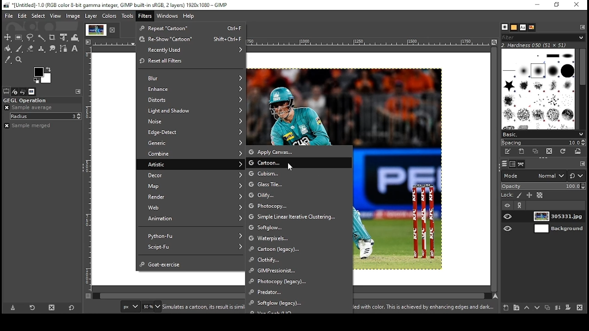  Describe the element at coordinates (581, 27) in the screenshot. I see `configure this tab` at that location.